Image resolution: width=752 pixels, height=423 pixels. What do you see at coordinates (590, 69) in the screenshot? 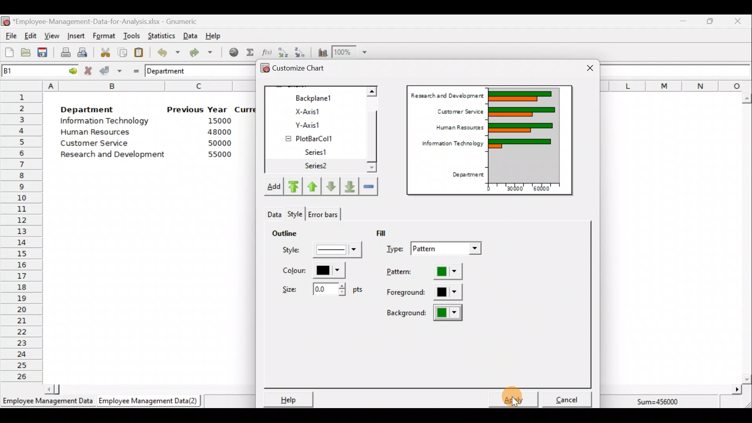
I see `Close` at bounding box center [590, 69].